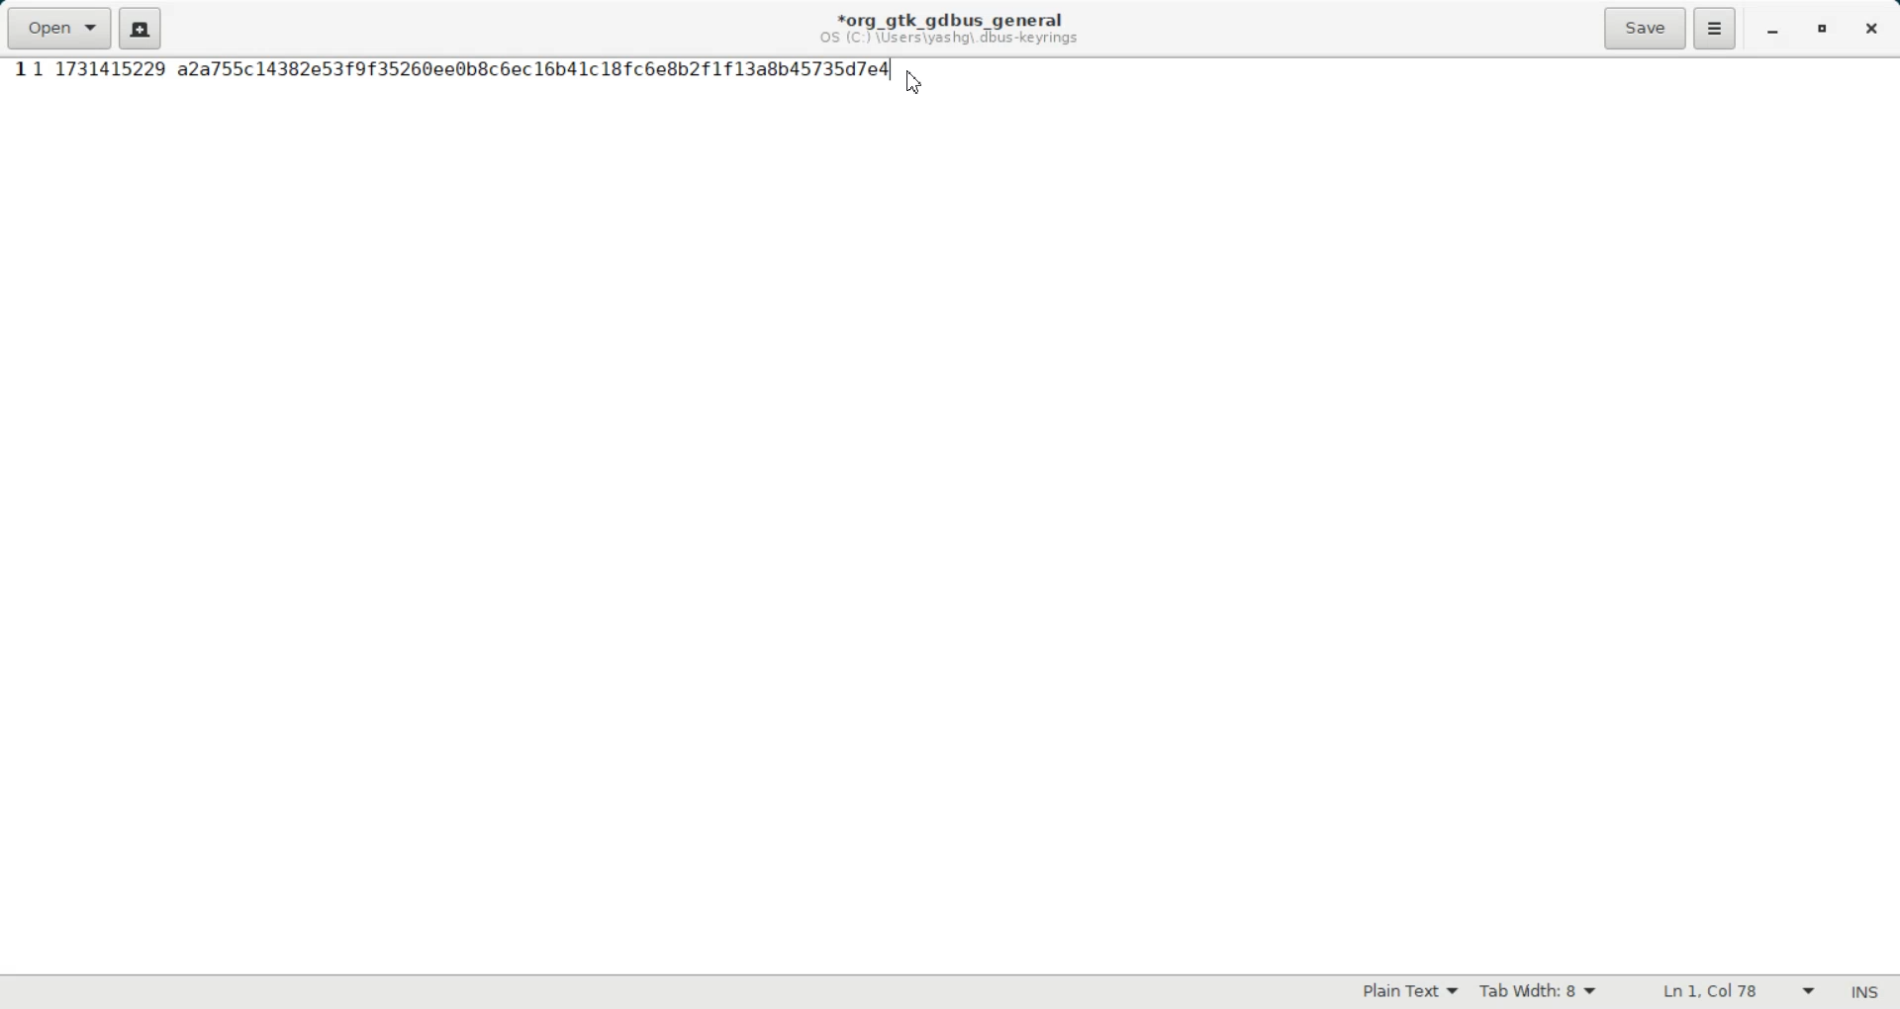  I want to click on Maximize, so click(1825, 31).